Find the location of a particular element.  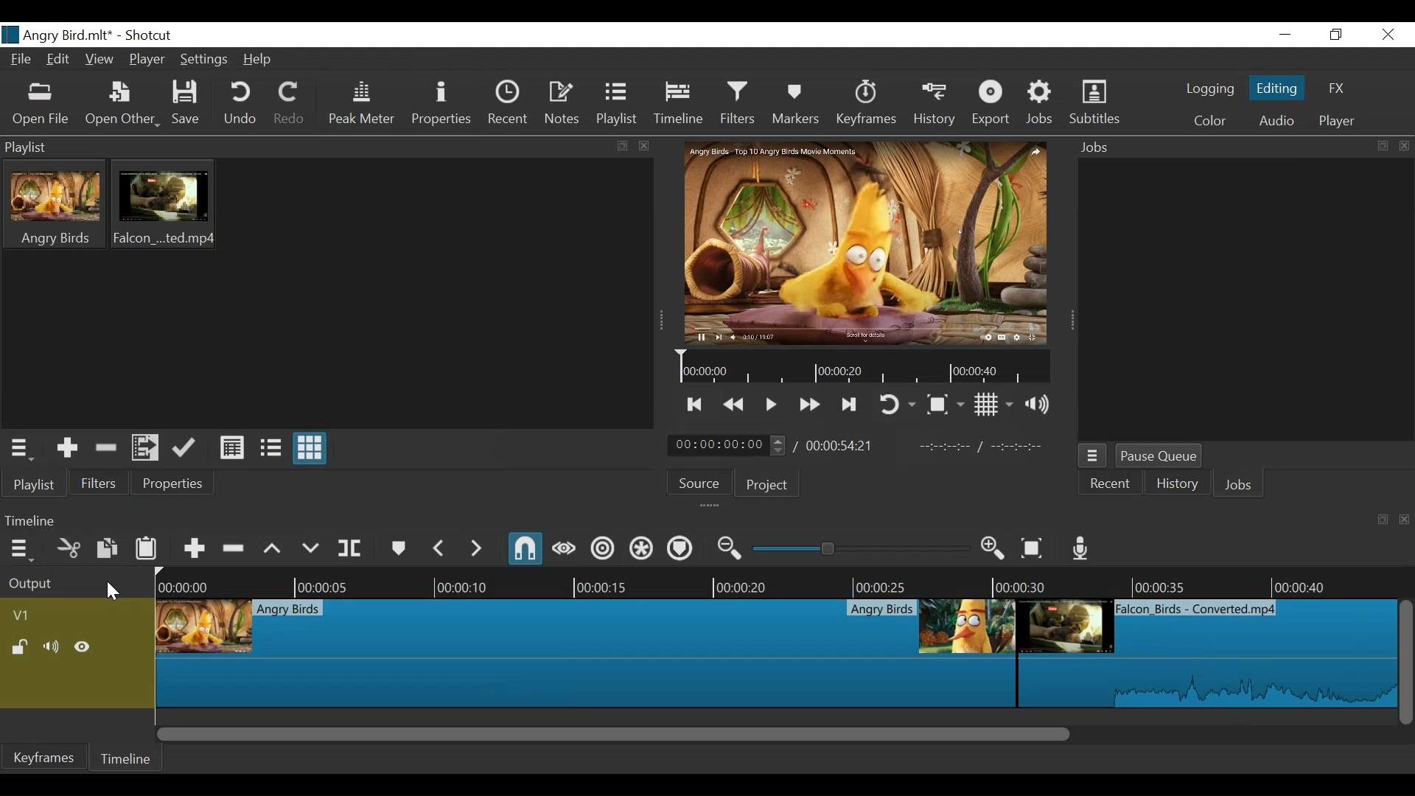

Add files to the playlist is located at coordinates (144, 449).